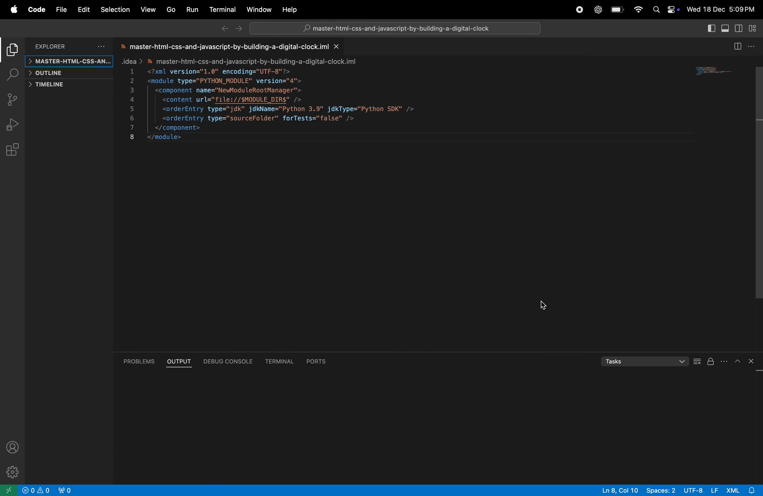  What do you see at coordinates (239, 30) in the screenshot?
I see `forward` at bounding box center [239, 30].